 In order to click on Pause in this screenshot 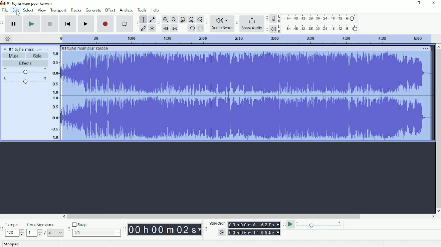, I will do `click(15, 24)`.